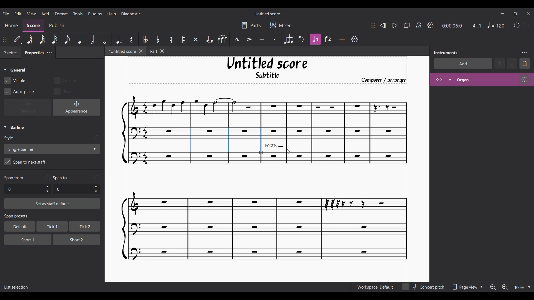  I want to click on Toggle for Auto-place, so click(19, 91).